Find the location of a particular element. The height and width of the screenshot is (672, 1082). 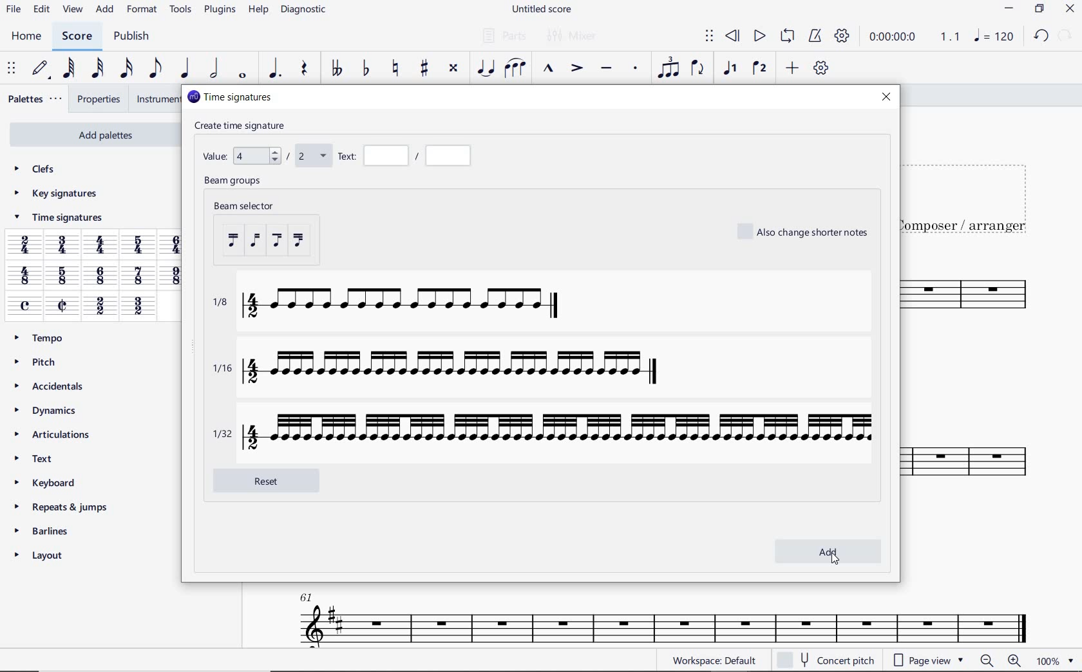

INSTRUMENT: TENOR SAXOPHONE is located at coordinates (657, 615).